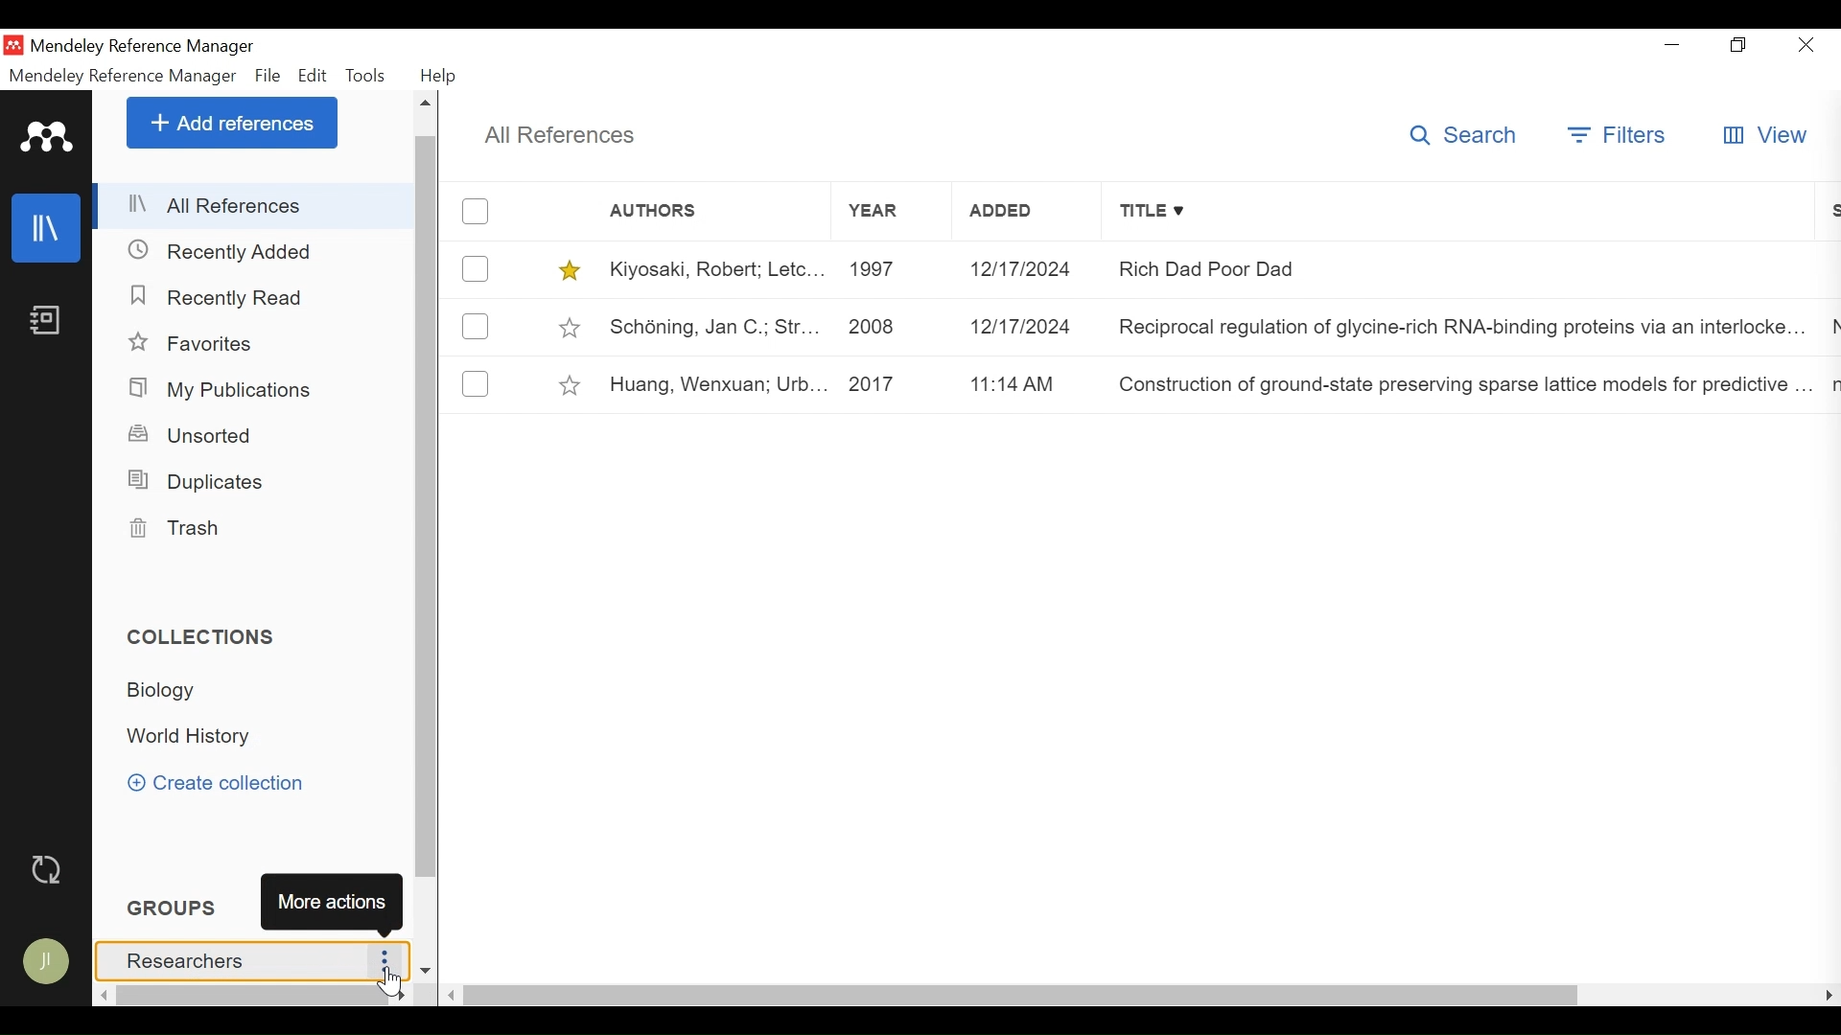  What do you see at coordinates (176, 907) in the screenshot?
I see `Groups` at bounding box center [176, 907].